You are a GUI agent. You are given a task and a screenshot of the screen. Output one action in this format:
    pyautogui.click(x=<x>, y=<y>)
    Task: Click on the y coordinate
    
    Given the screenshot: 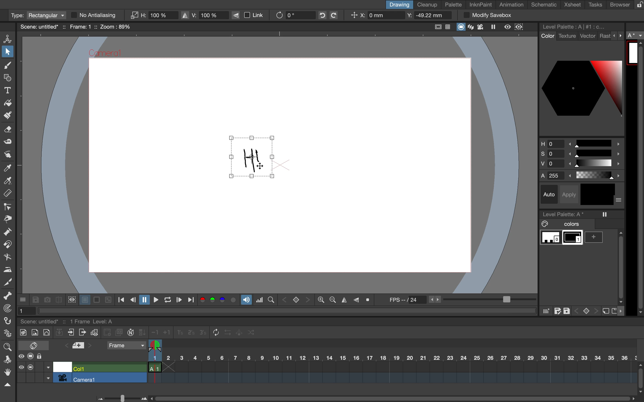 What is the action you would take?
    pyautogui.click(x=427, y=16)
    